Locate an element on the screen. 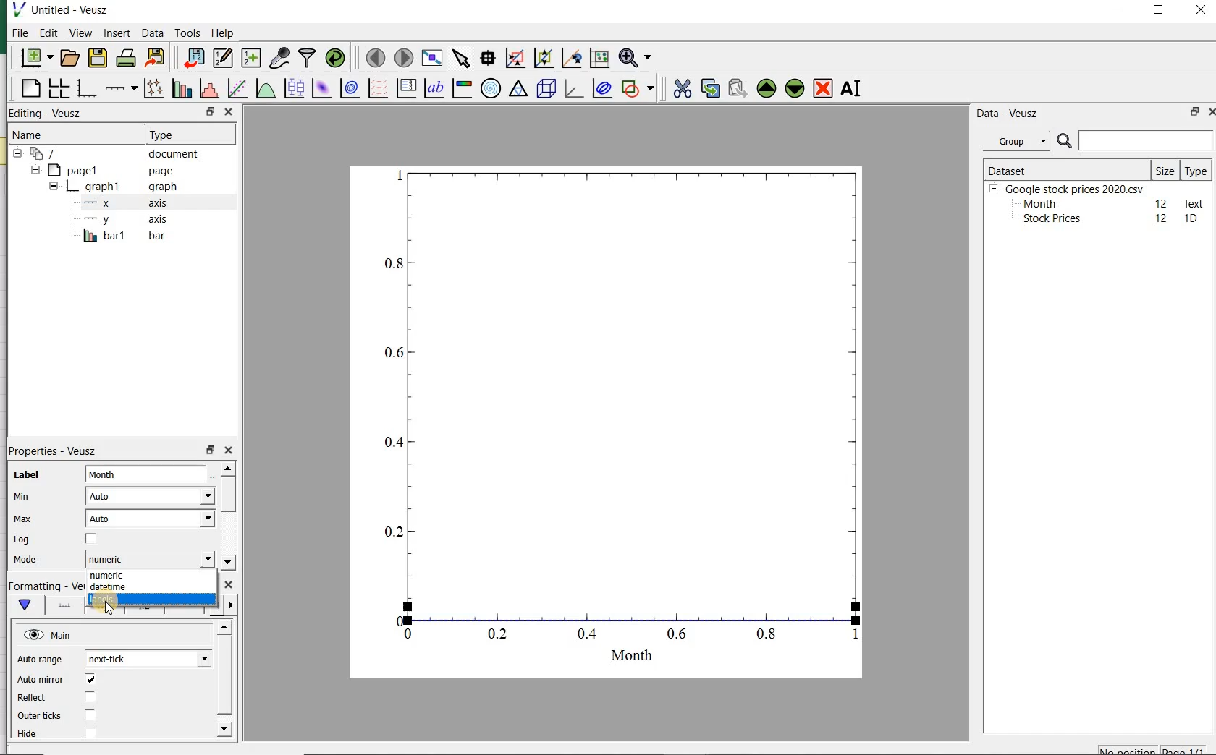  export to graphics format is located at coordinates (156, 59).